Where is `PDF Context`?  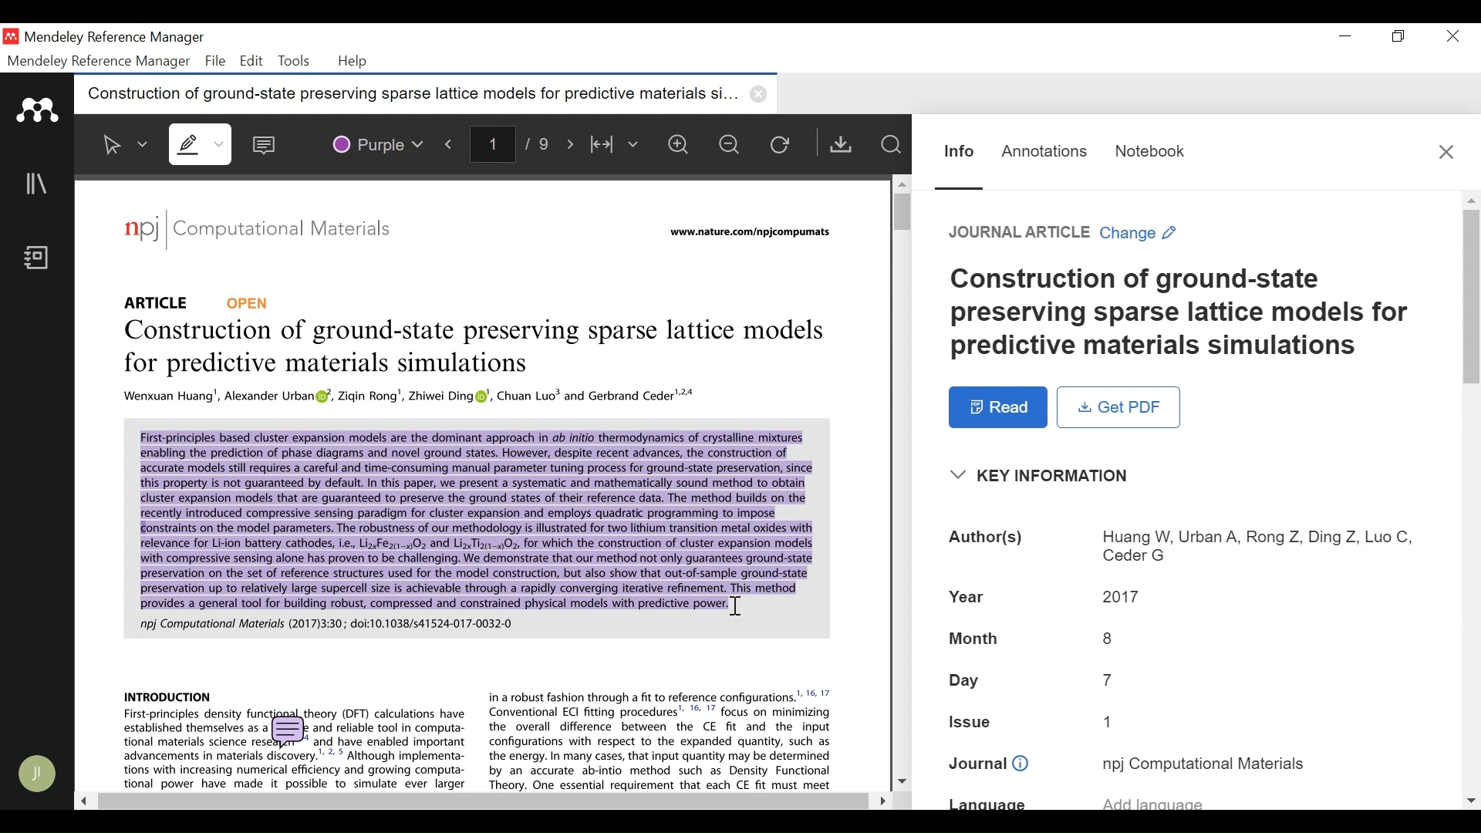
PDF Context is located at coordinates (412, 397).